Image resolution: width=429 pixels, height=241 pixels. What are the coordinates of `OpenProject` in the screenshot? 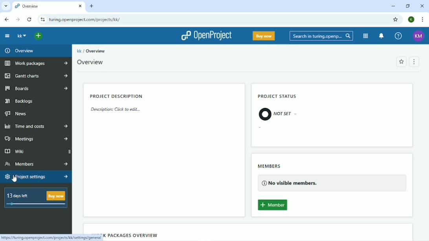 It's located at (207, 36).